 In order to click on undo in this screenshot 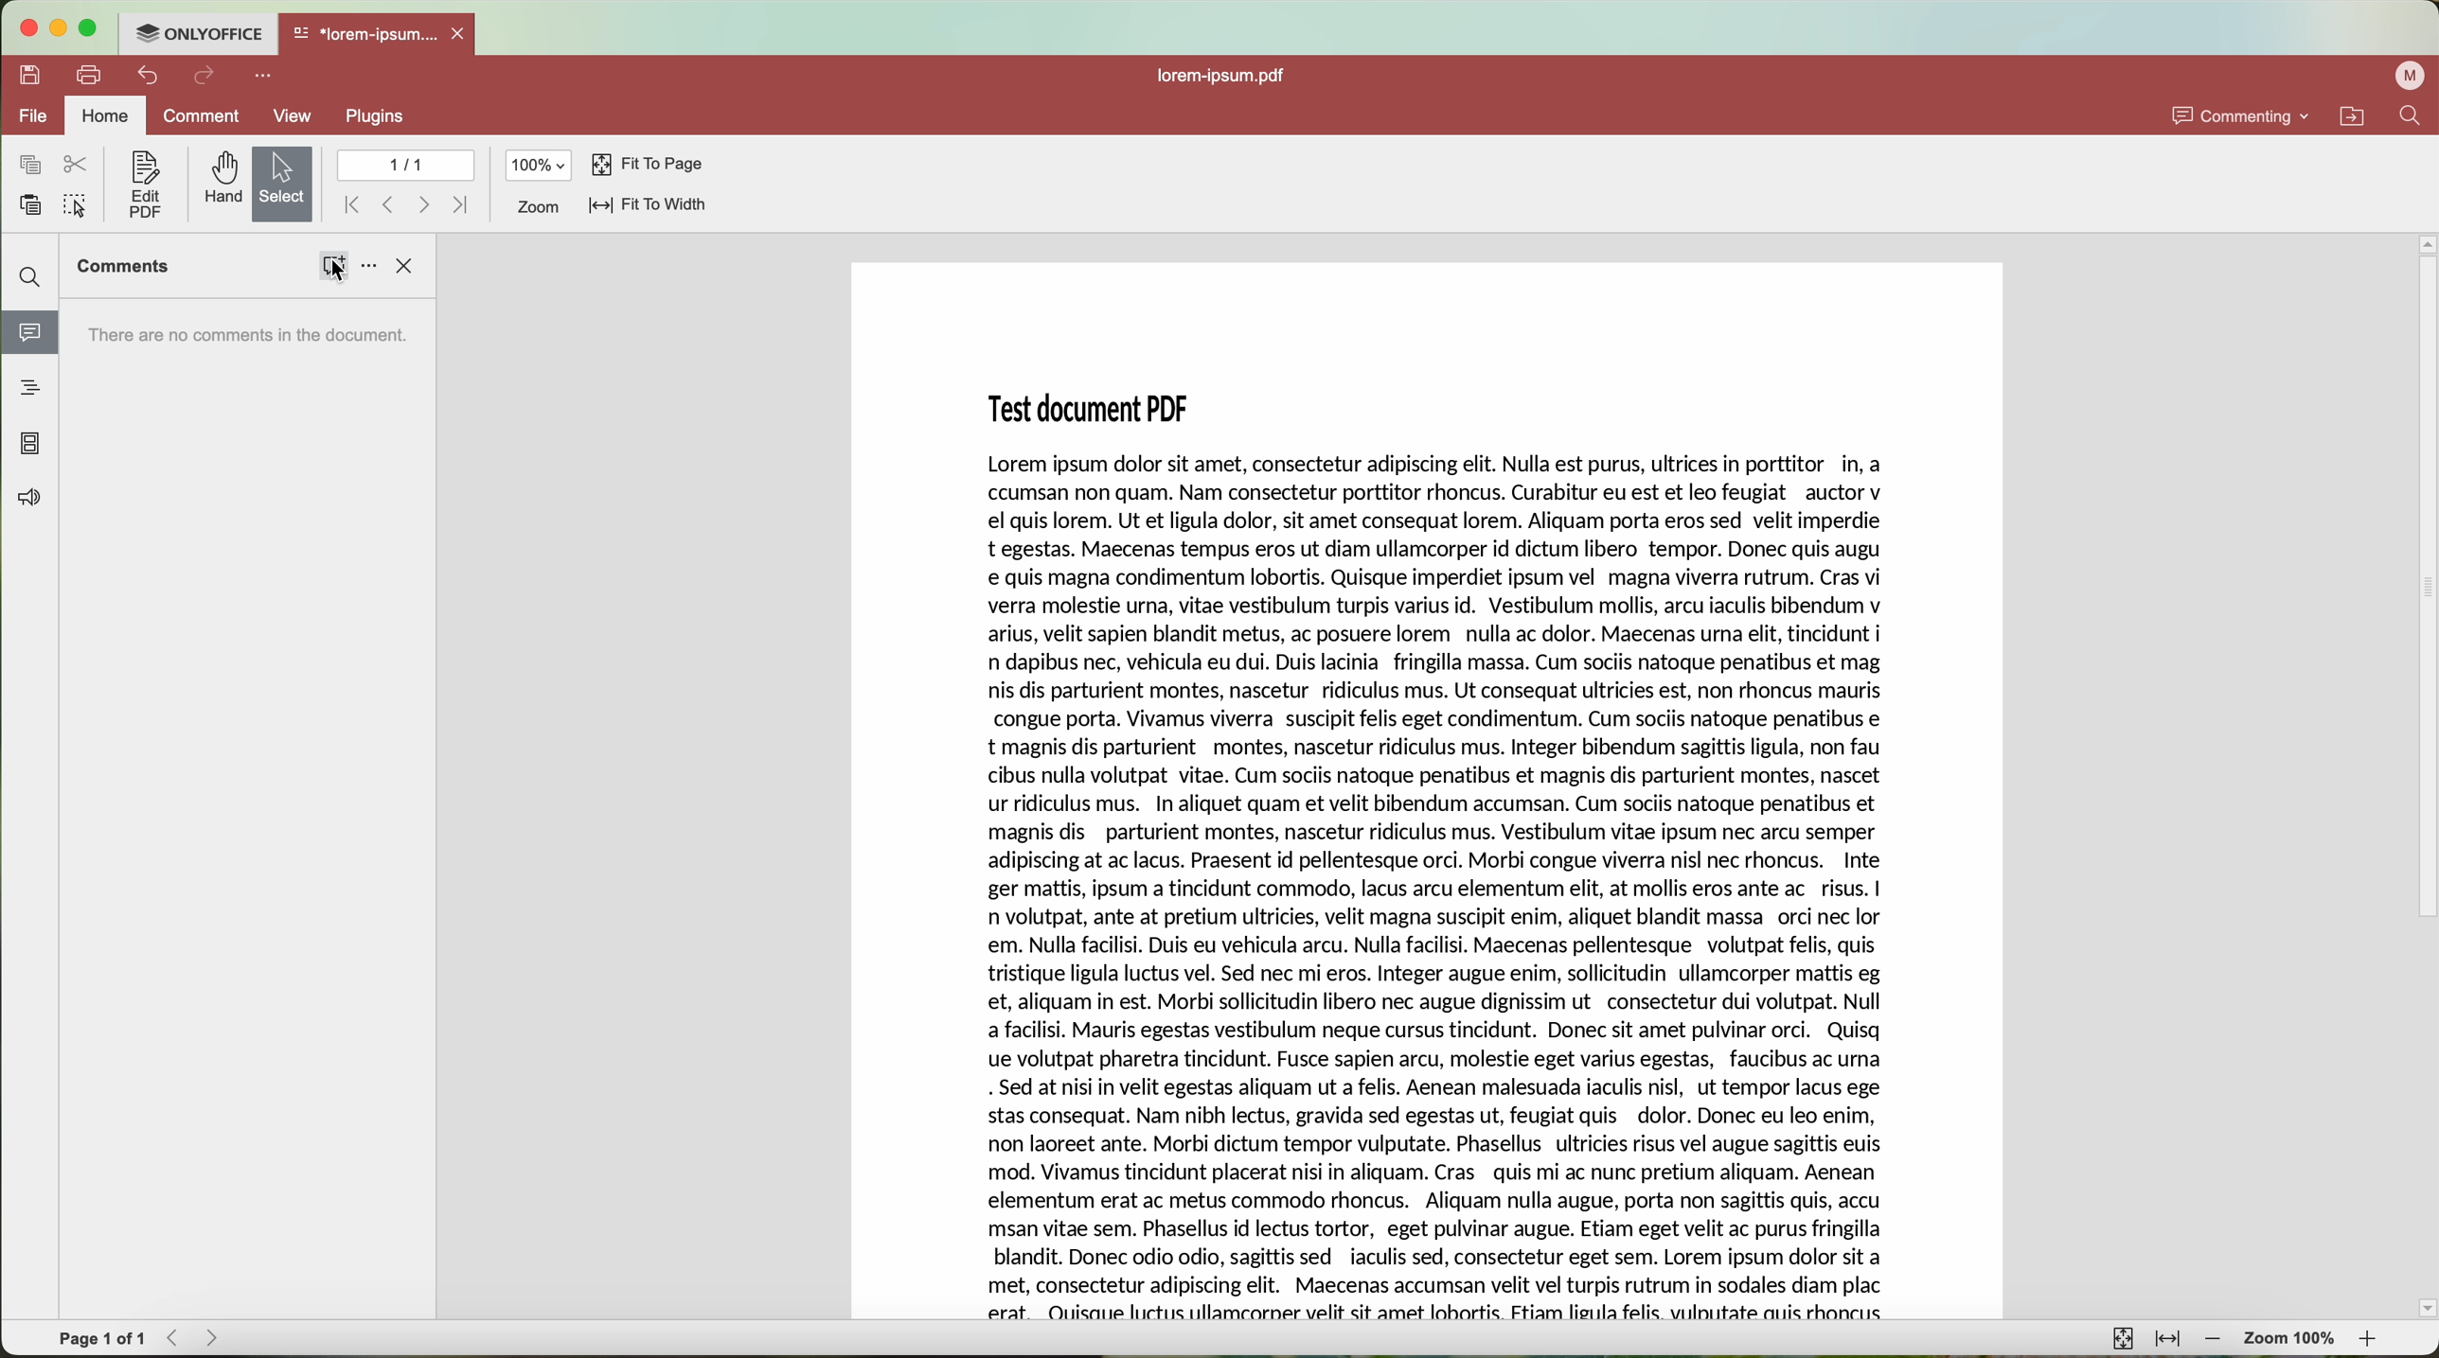, I will do `click(147, 76)`.